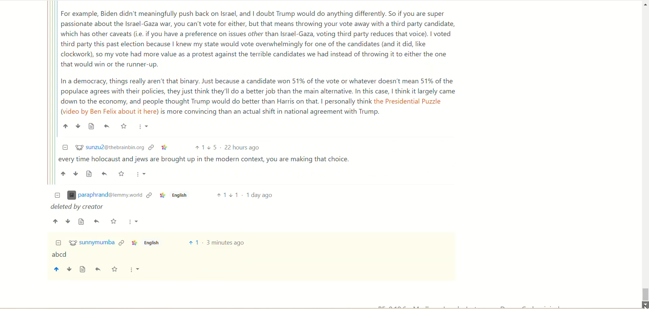 This screenshot has height=309, width=649. I want to click on view source, so click(83, 269).